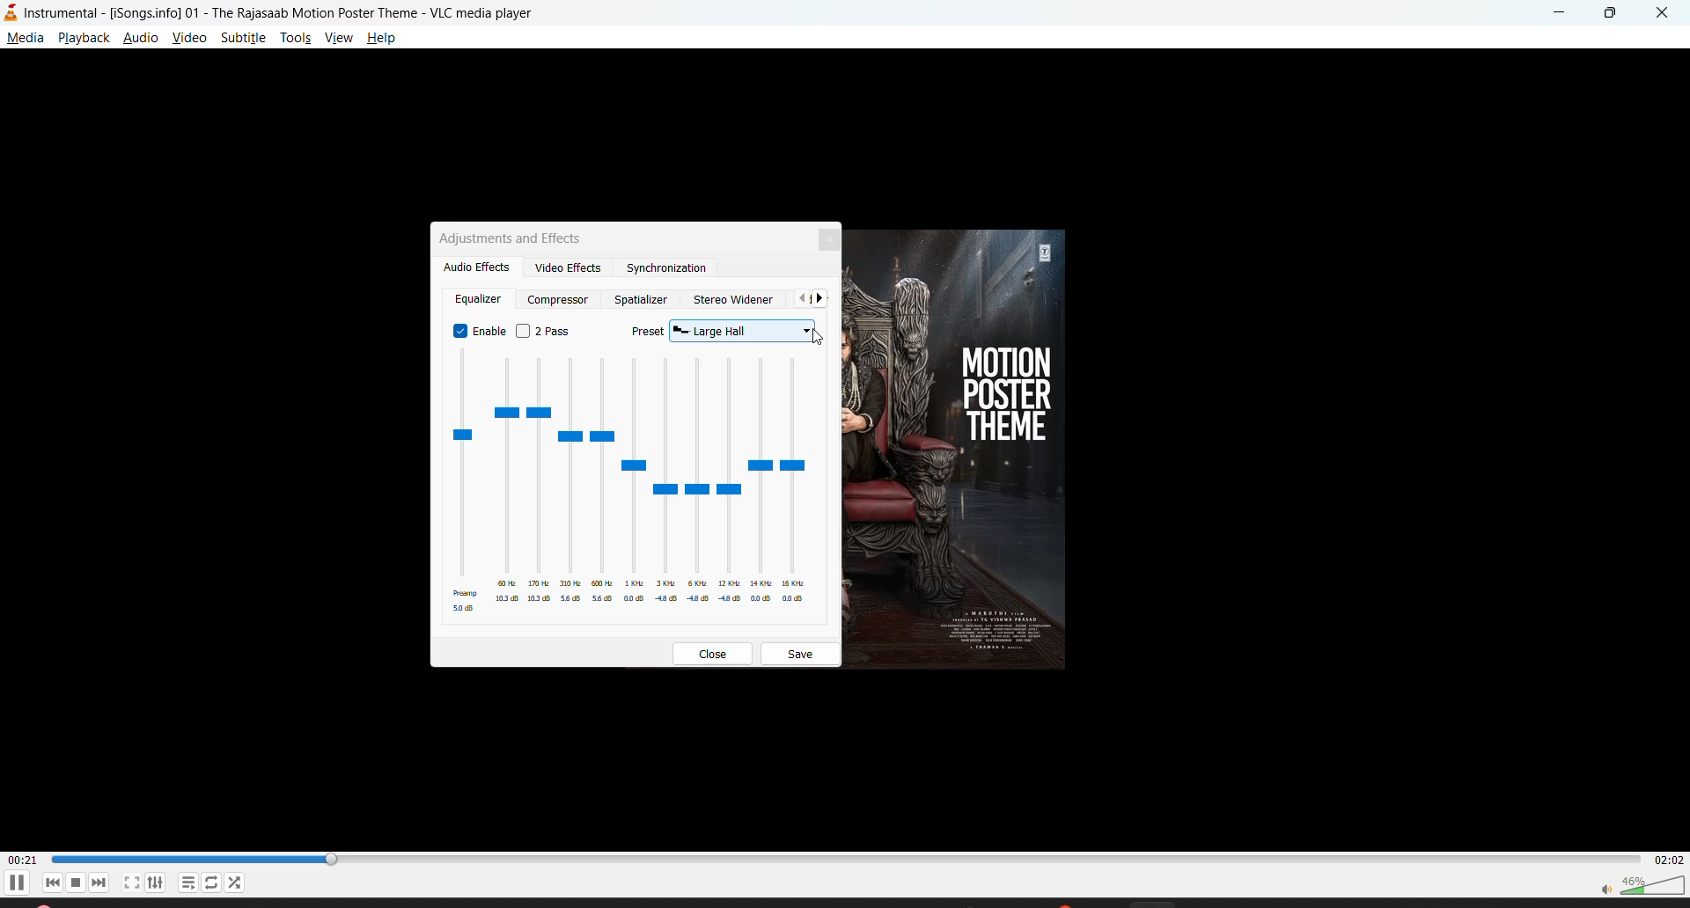 The width and height of the screenshot is (1690, 908). Describe the element at coordinates (477, 267) in the screenshot. I see `audio effects` at that location.